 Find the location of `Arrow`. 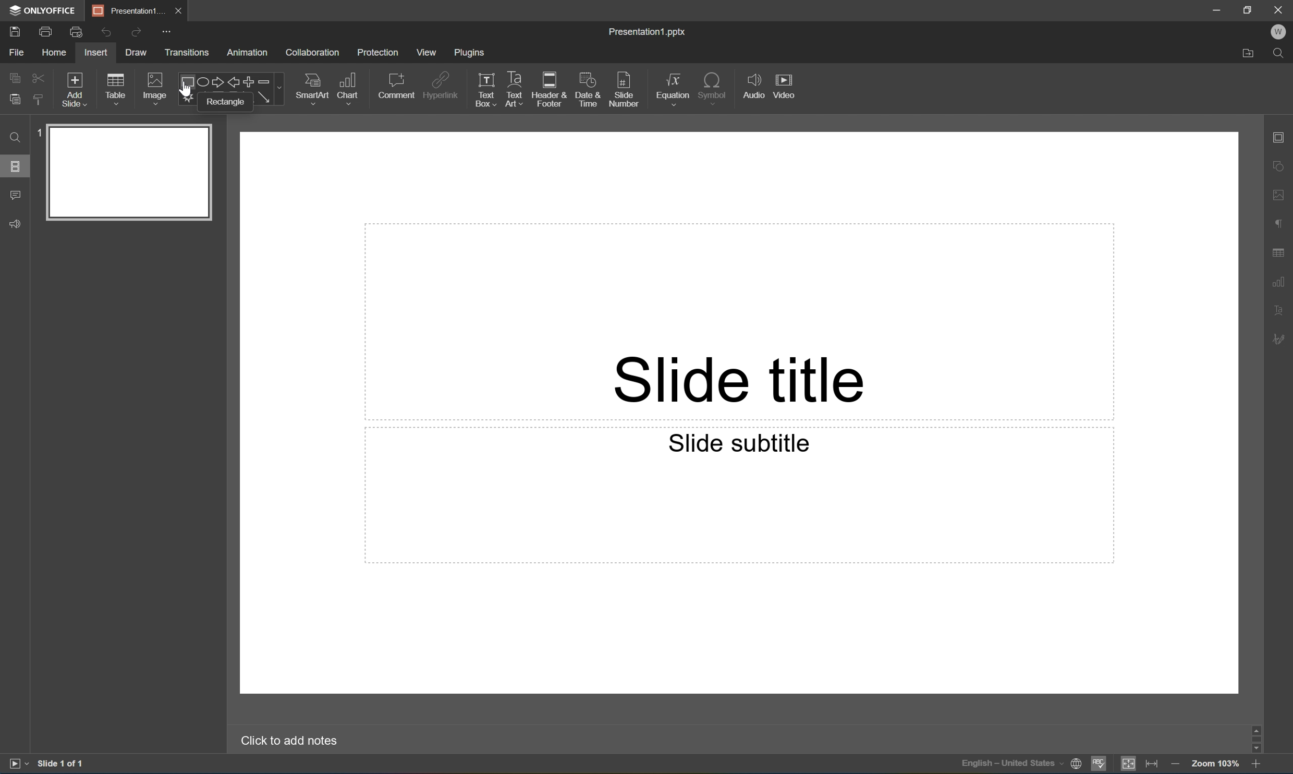

Arrow is located at coordinates (264, 97).